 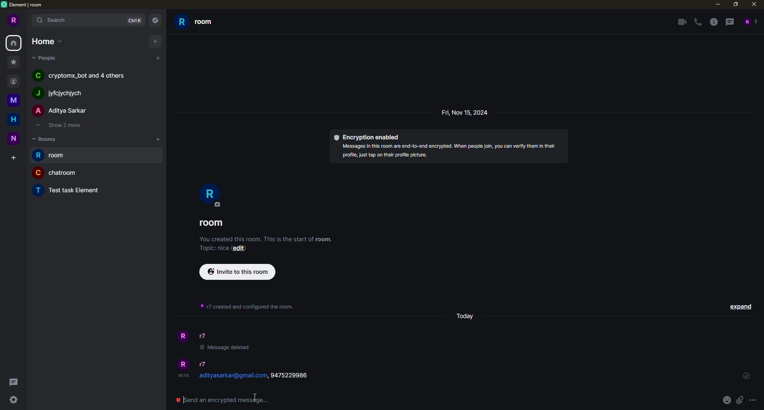 I want to click on home, so click(x=47, y=41).